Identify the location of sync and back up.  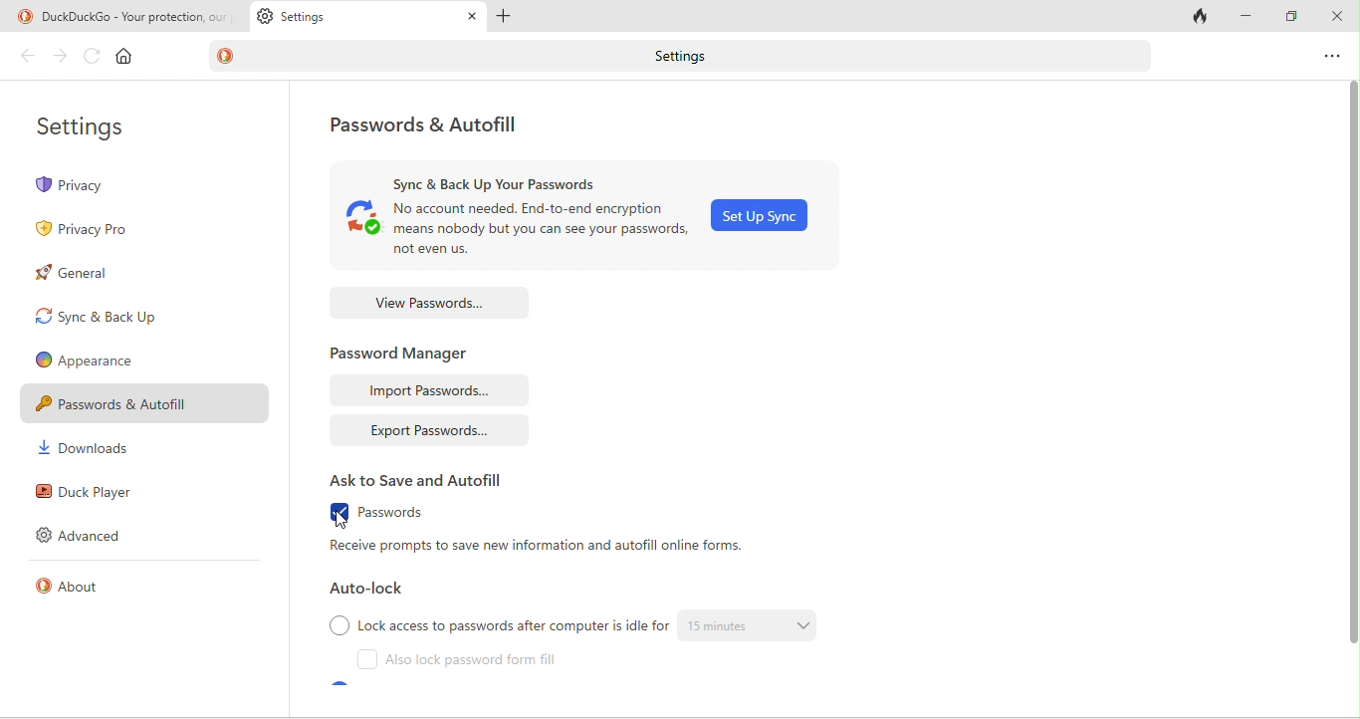
(97, 322).